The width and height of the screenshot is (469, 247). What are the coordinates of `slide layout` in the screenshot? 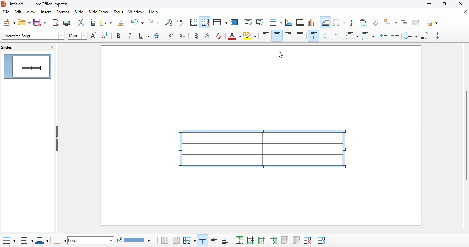 It's located at (432, 22).